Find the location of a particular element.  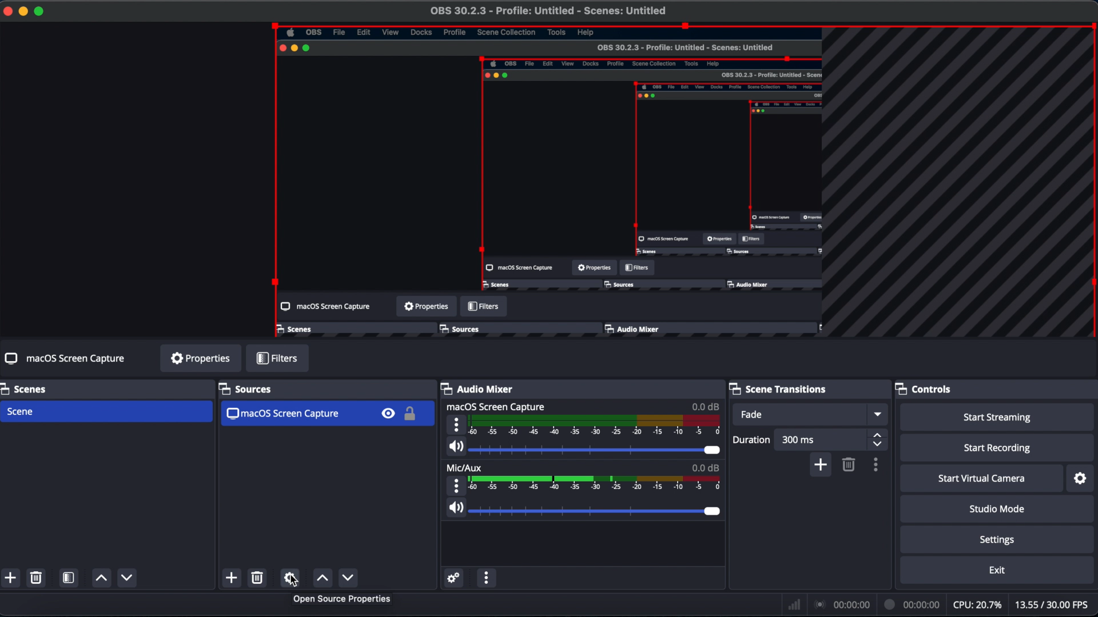

cursor is located at coordinates (295, 580).